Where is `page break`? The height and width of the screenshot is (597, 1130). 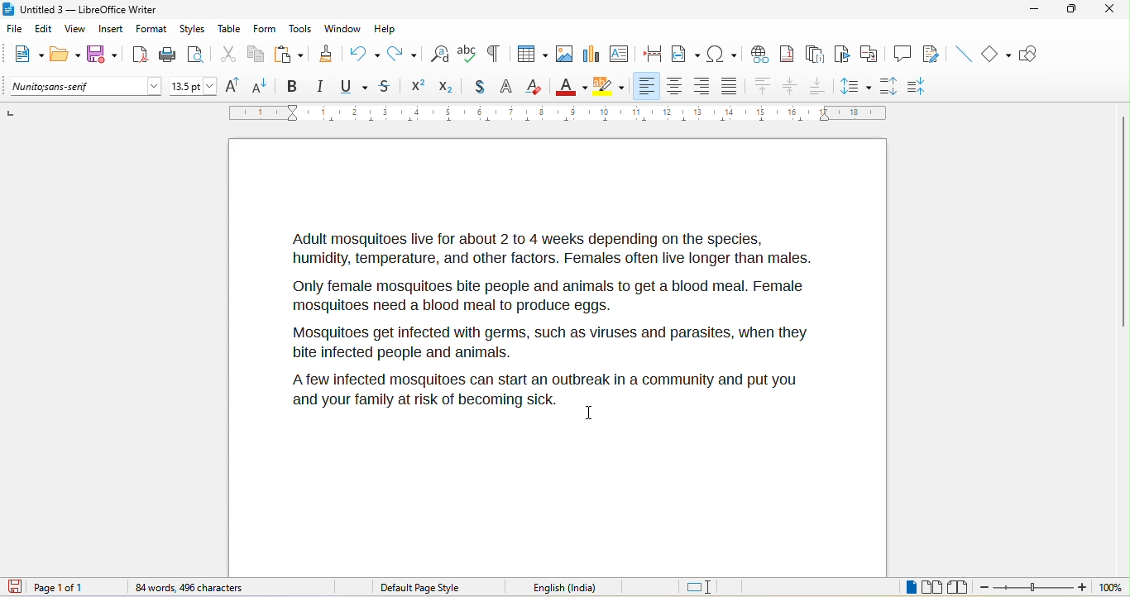
page break is located at coordinates (649, 52).